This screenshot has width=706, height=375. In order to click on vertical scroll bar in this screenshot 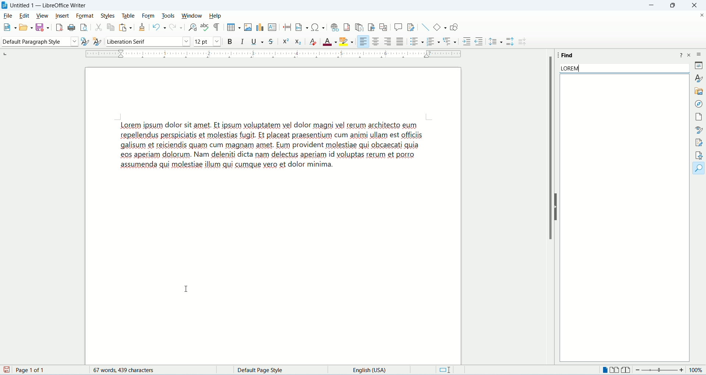, I will do `click(685, 221)`.